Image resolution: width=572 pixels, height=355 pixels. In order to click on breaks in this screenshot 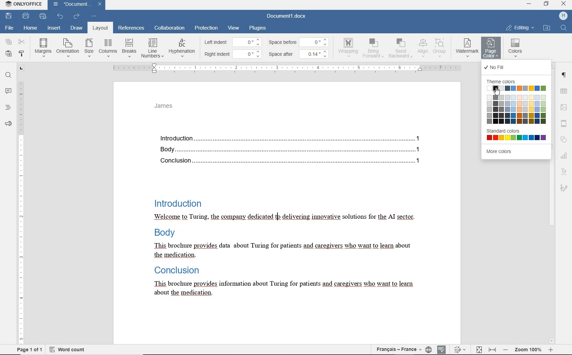, I will do `click(129, 48)`.